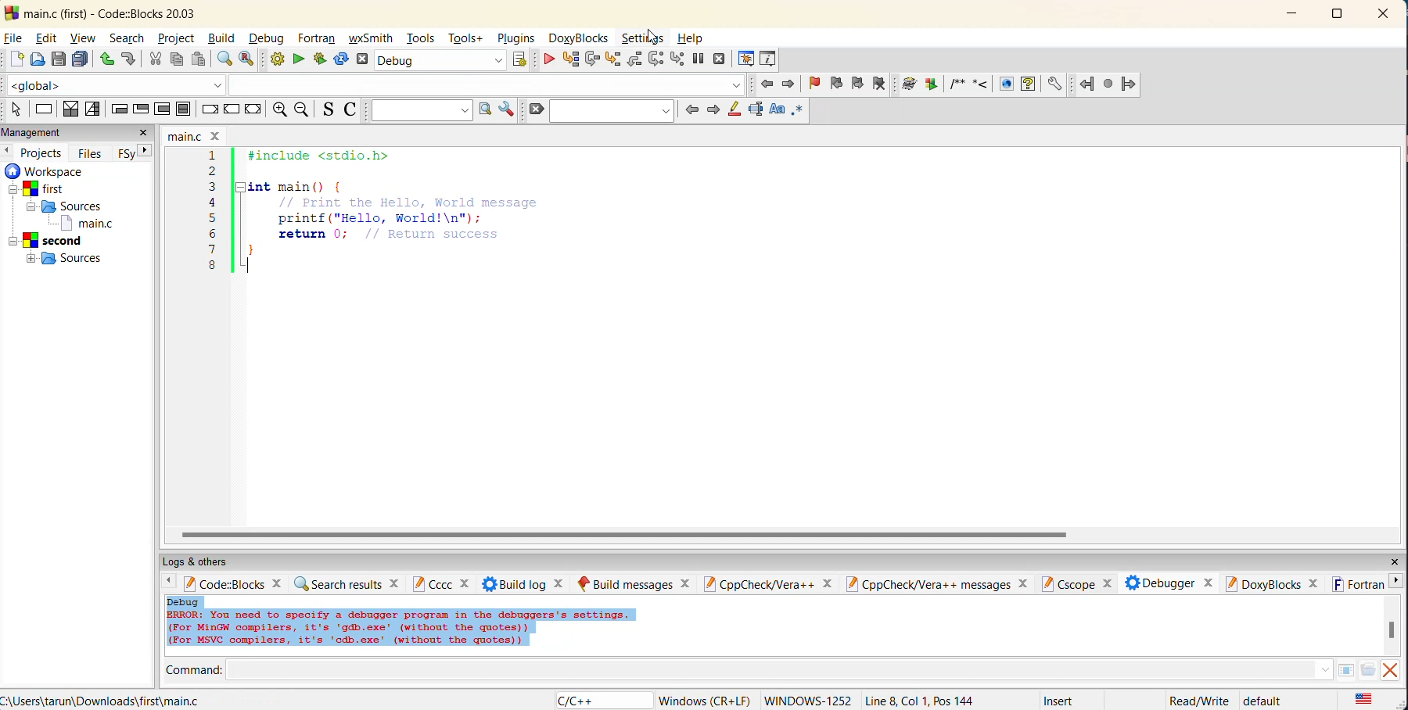  Describe the element at coordinates (9, 151) in the screenshot. I see `previous` at that location.